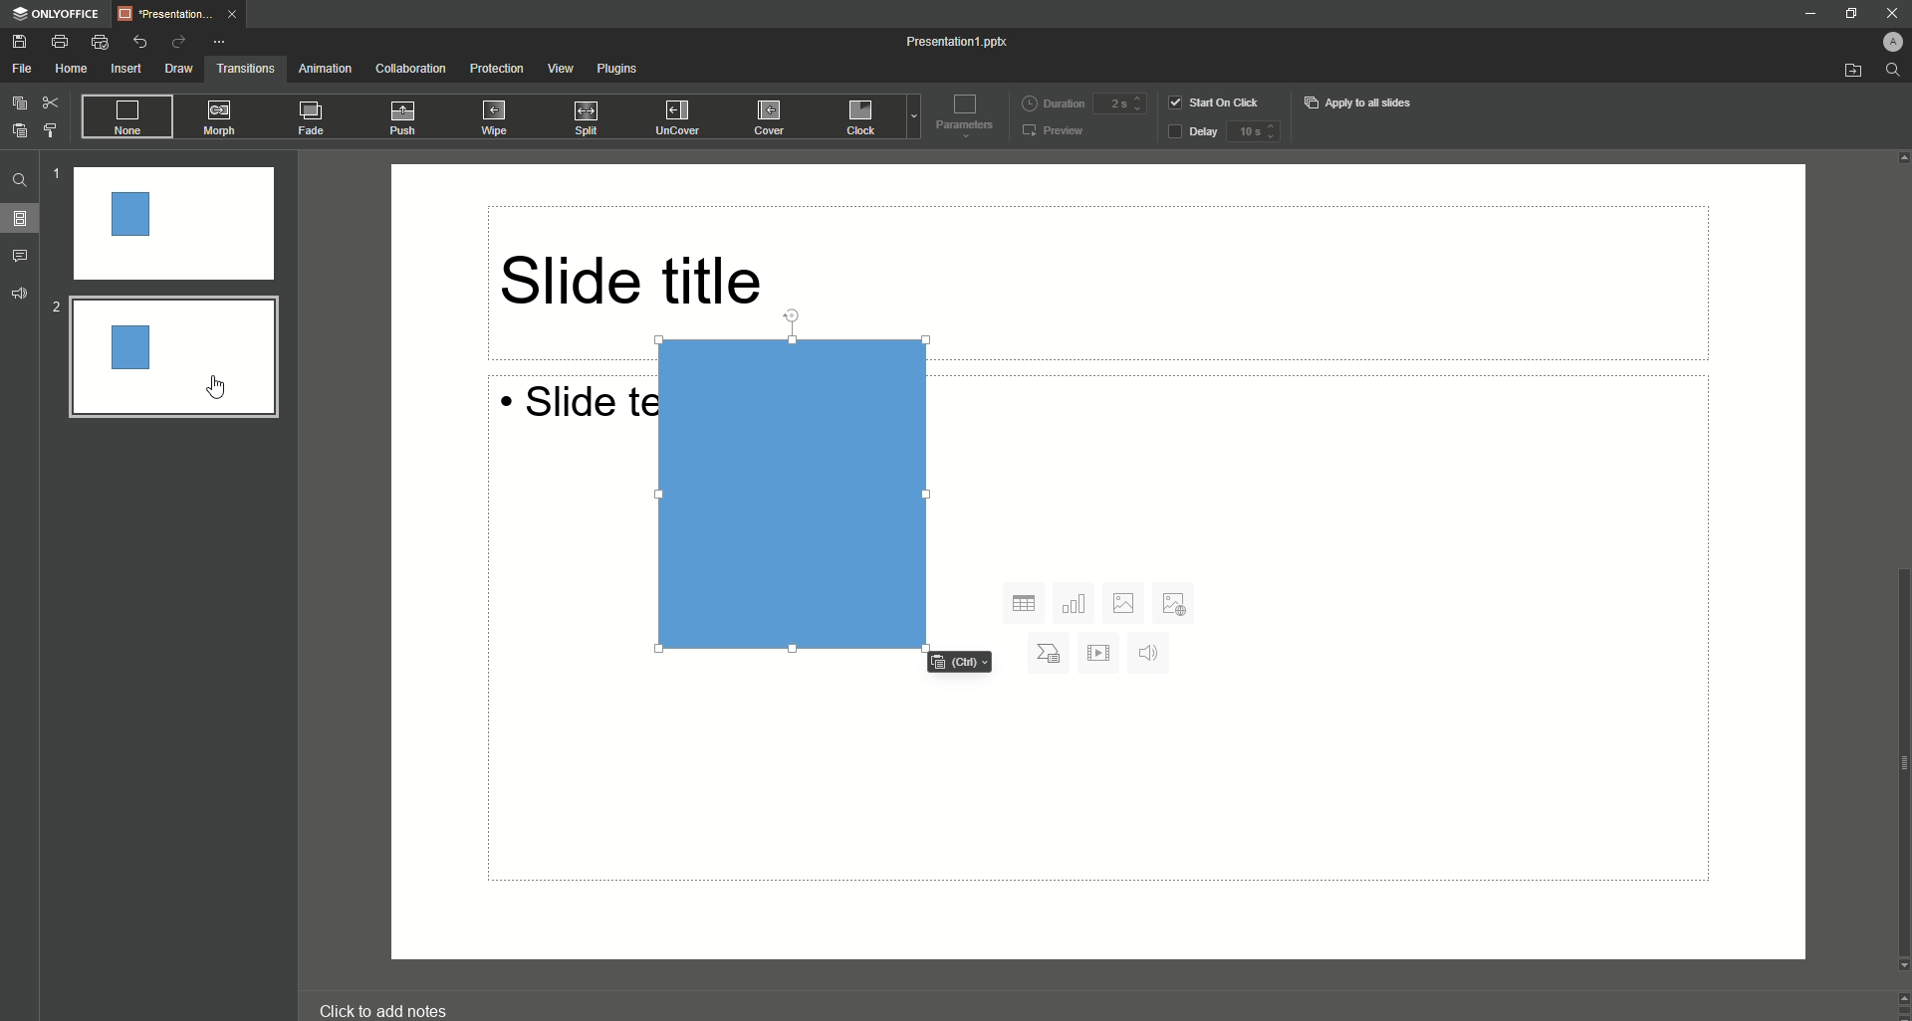 The height and width of the screenshot is (1021, 1912). I want to click on ONLYOFFICE, so click(58, 13).